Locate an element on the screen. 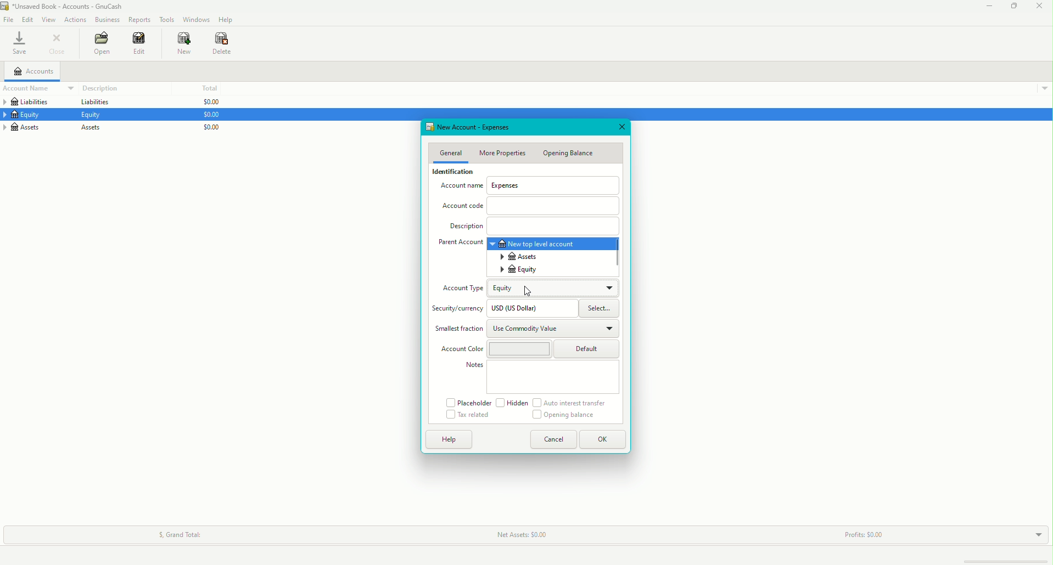  Account Color is located at coordinates (494, 349).